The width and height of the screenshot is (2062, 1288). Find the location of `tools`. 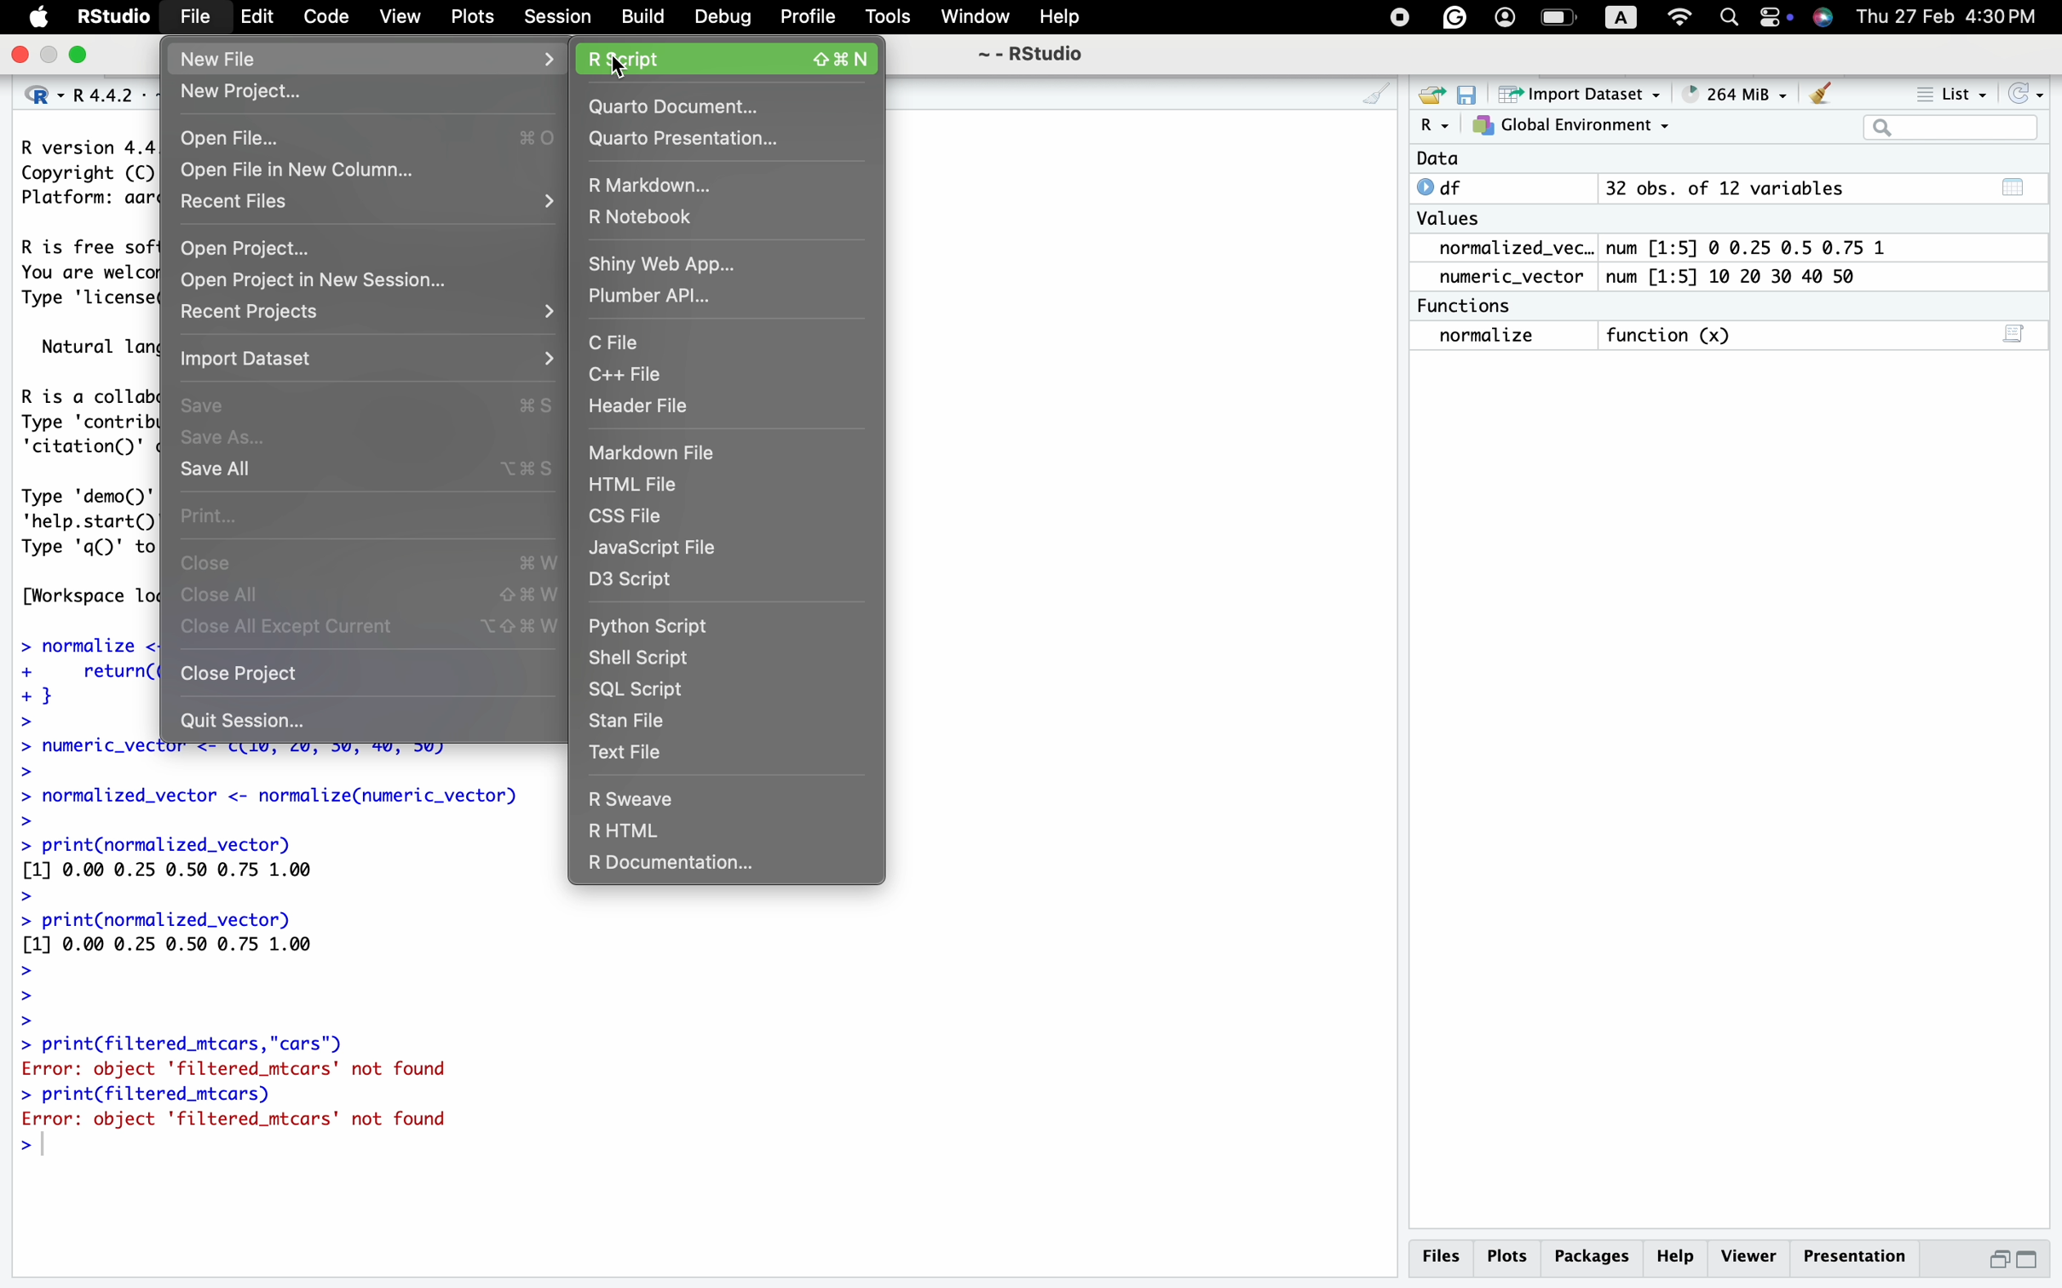

tools is located at coordinates (890, 16).